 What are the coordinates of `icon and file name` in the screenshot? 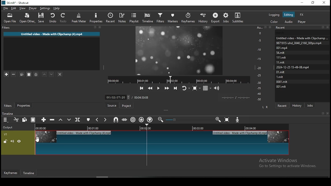 It's located at (16, 3).